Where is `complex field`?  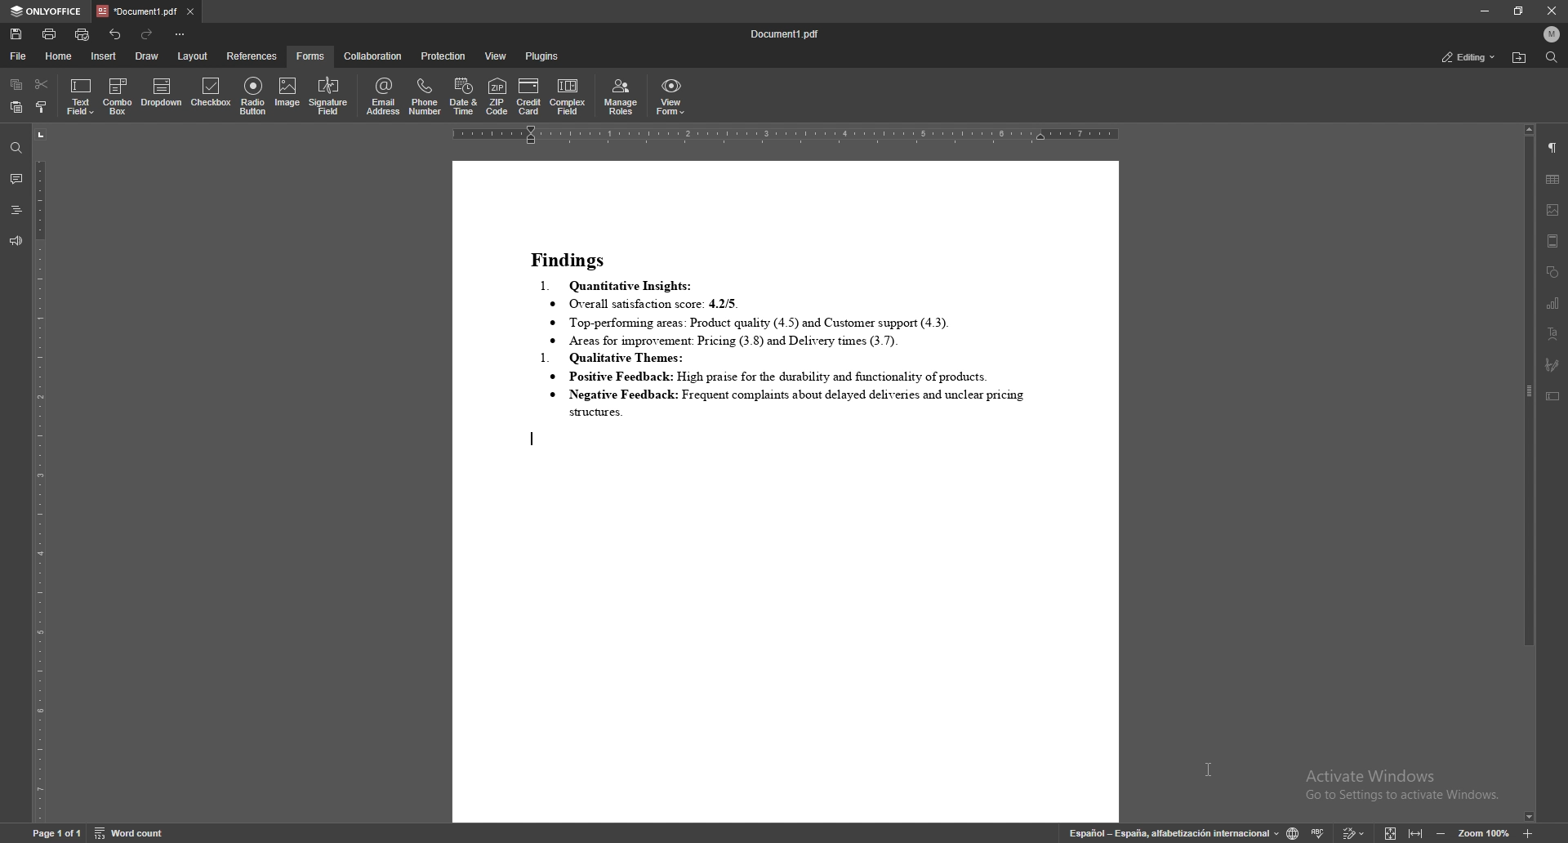
complex field is located at coordinates (570, 97).